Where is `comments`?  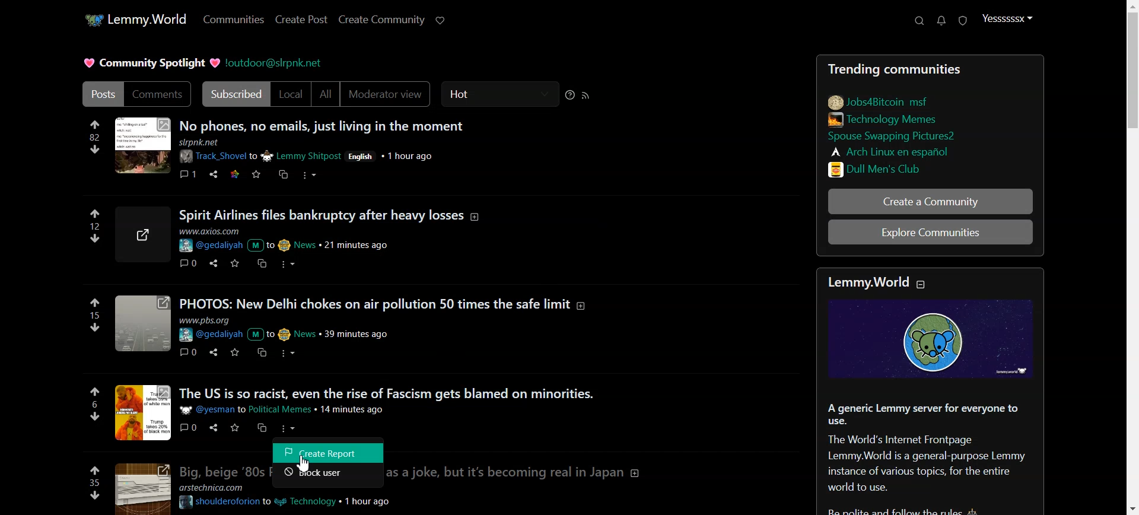 comments is located at coordinates (188, 173).